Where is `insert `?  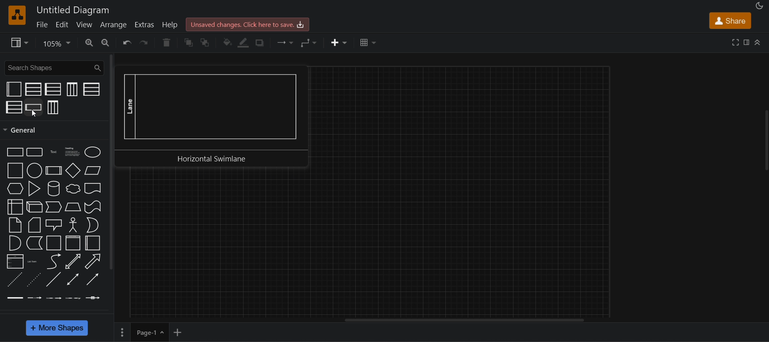 insert  is located at coordinates (340, 43).